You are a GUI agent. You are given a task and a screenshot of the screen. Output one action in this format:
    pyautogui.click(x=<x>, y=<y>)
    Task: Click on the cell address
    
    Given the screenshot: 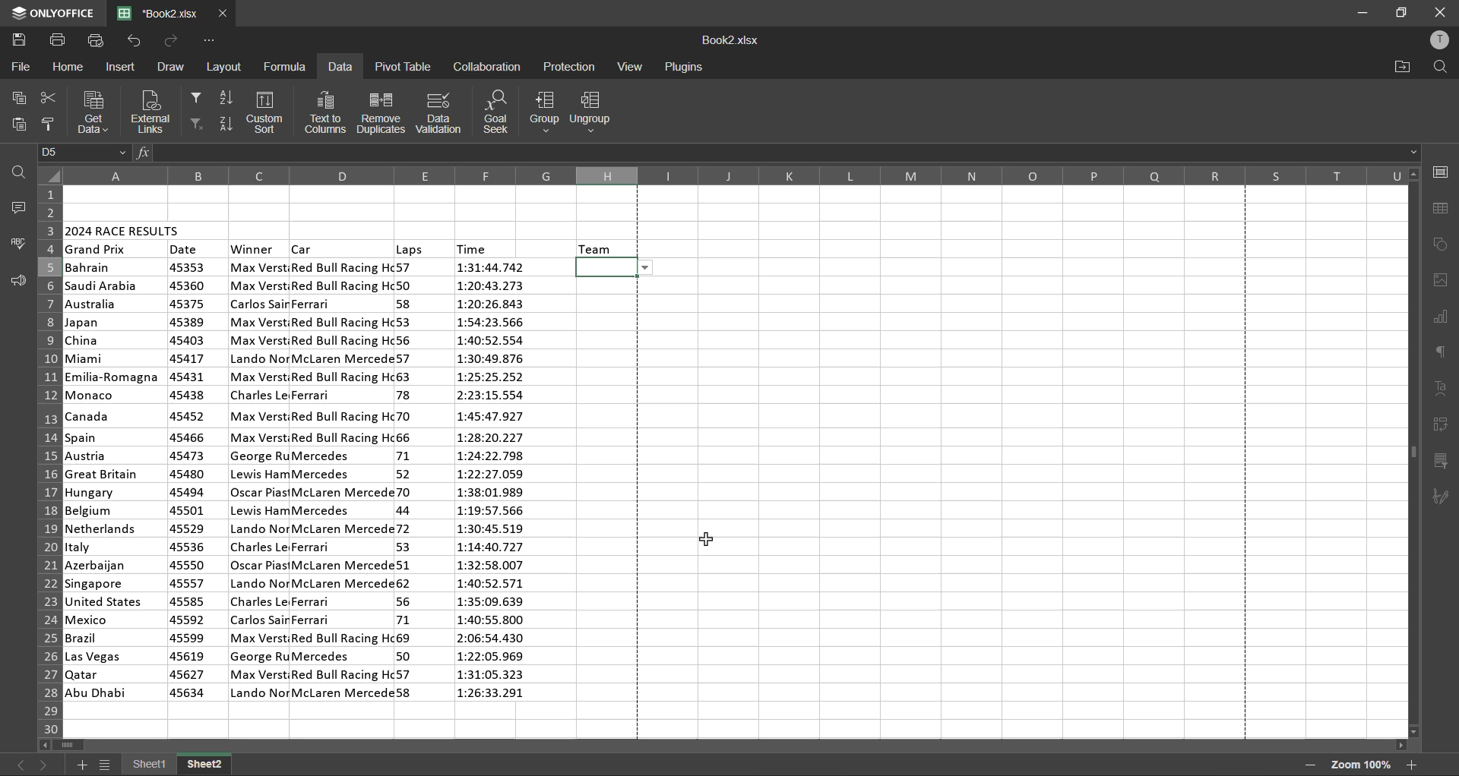 What is the action you would take?
    pyautogui.click(x=84, y=153)
    